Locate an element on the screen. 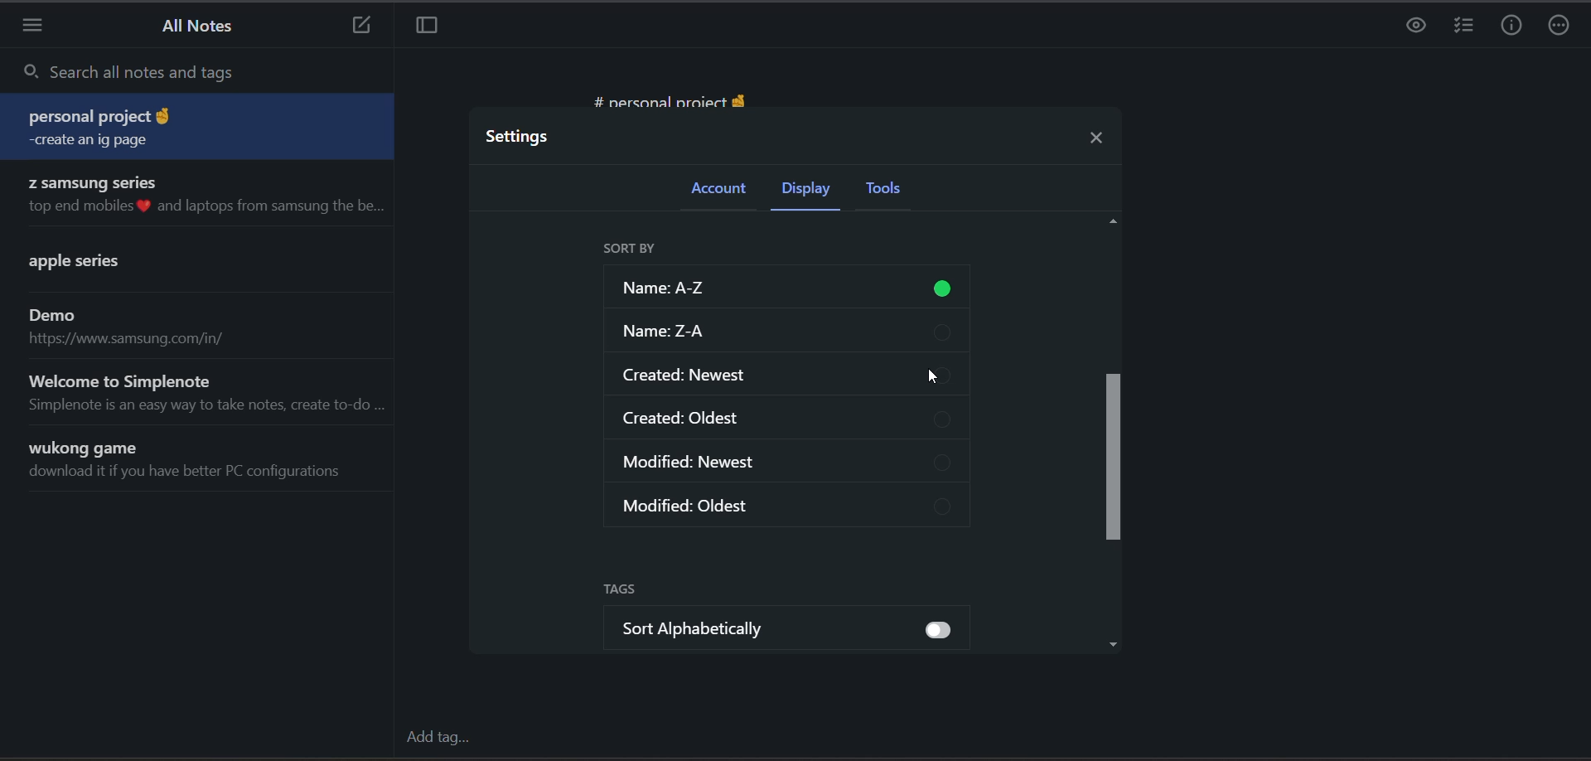 This screenshot has height=761, width=1591. sort by is located at coordinates (630, 247).